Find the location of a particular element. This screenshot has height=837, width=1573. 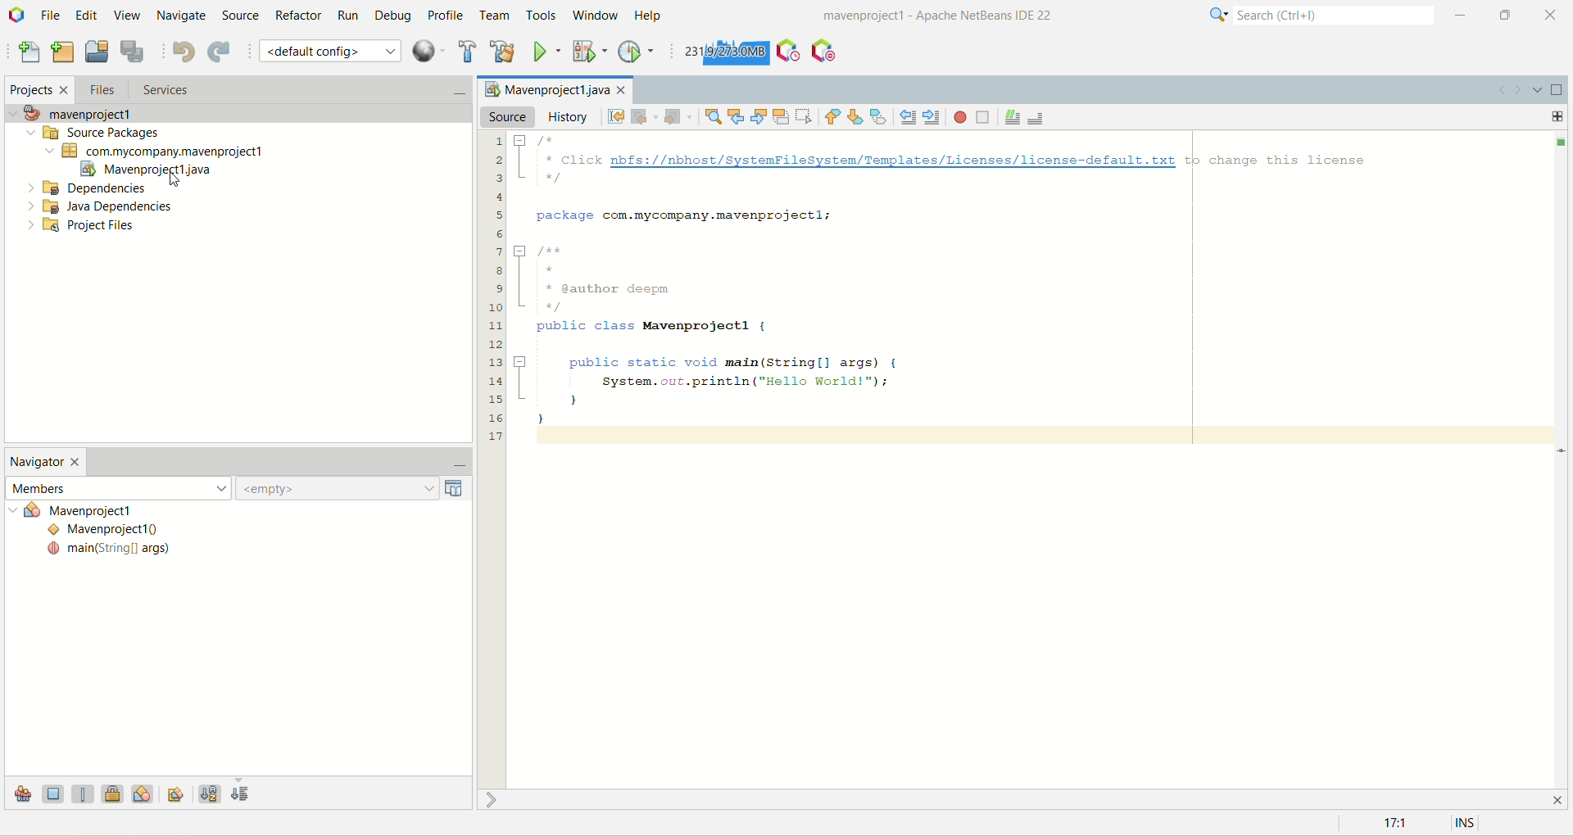

window is located at coordinates (601, 16).